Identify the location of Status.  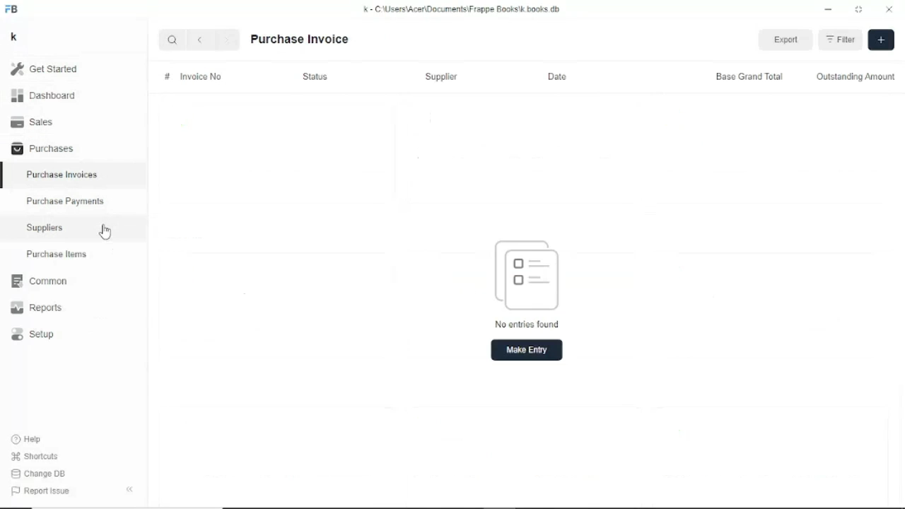
(315, 76).